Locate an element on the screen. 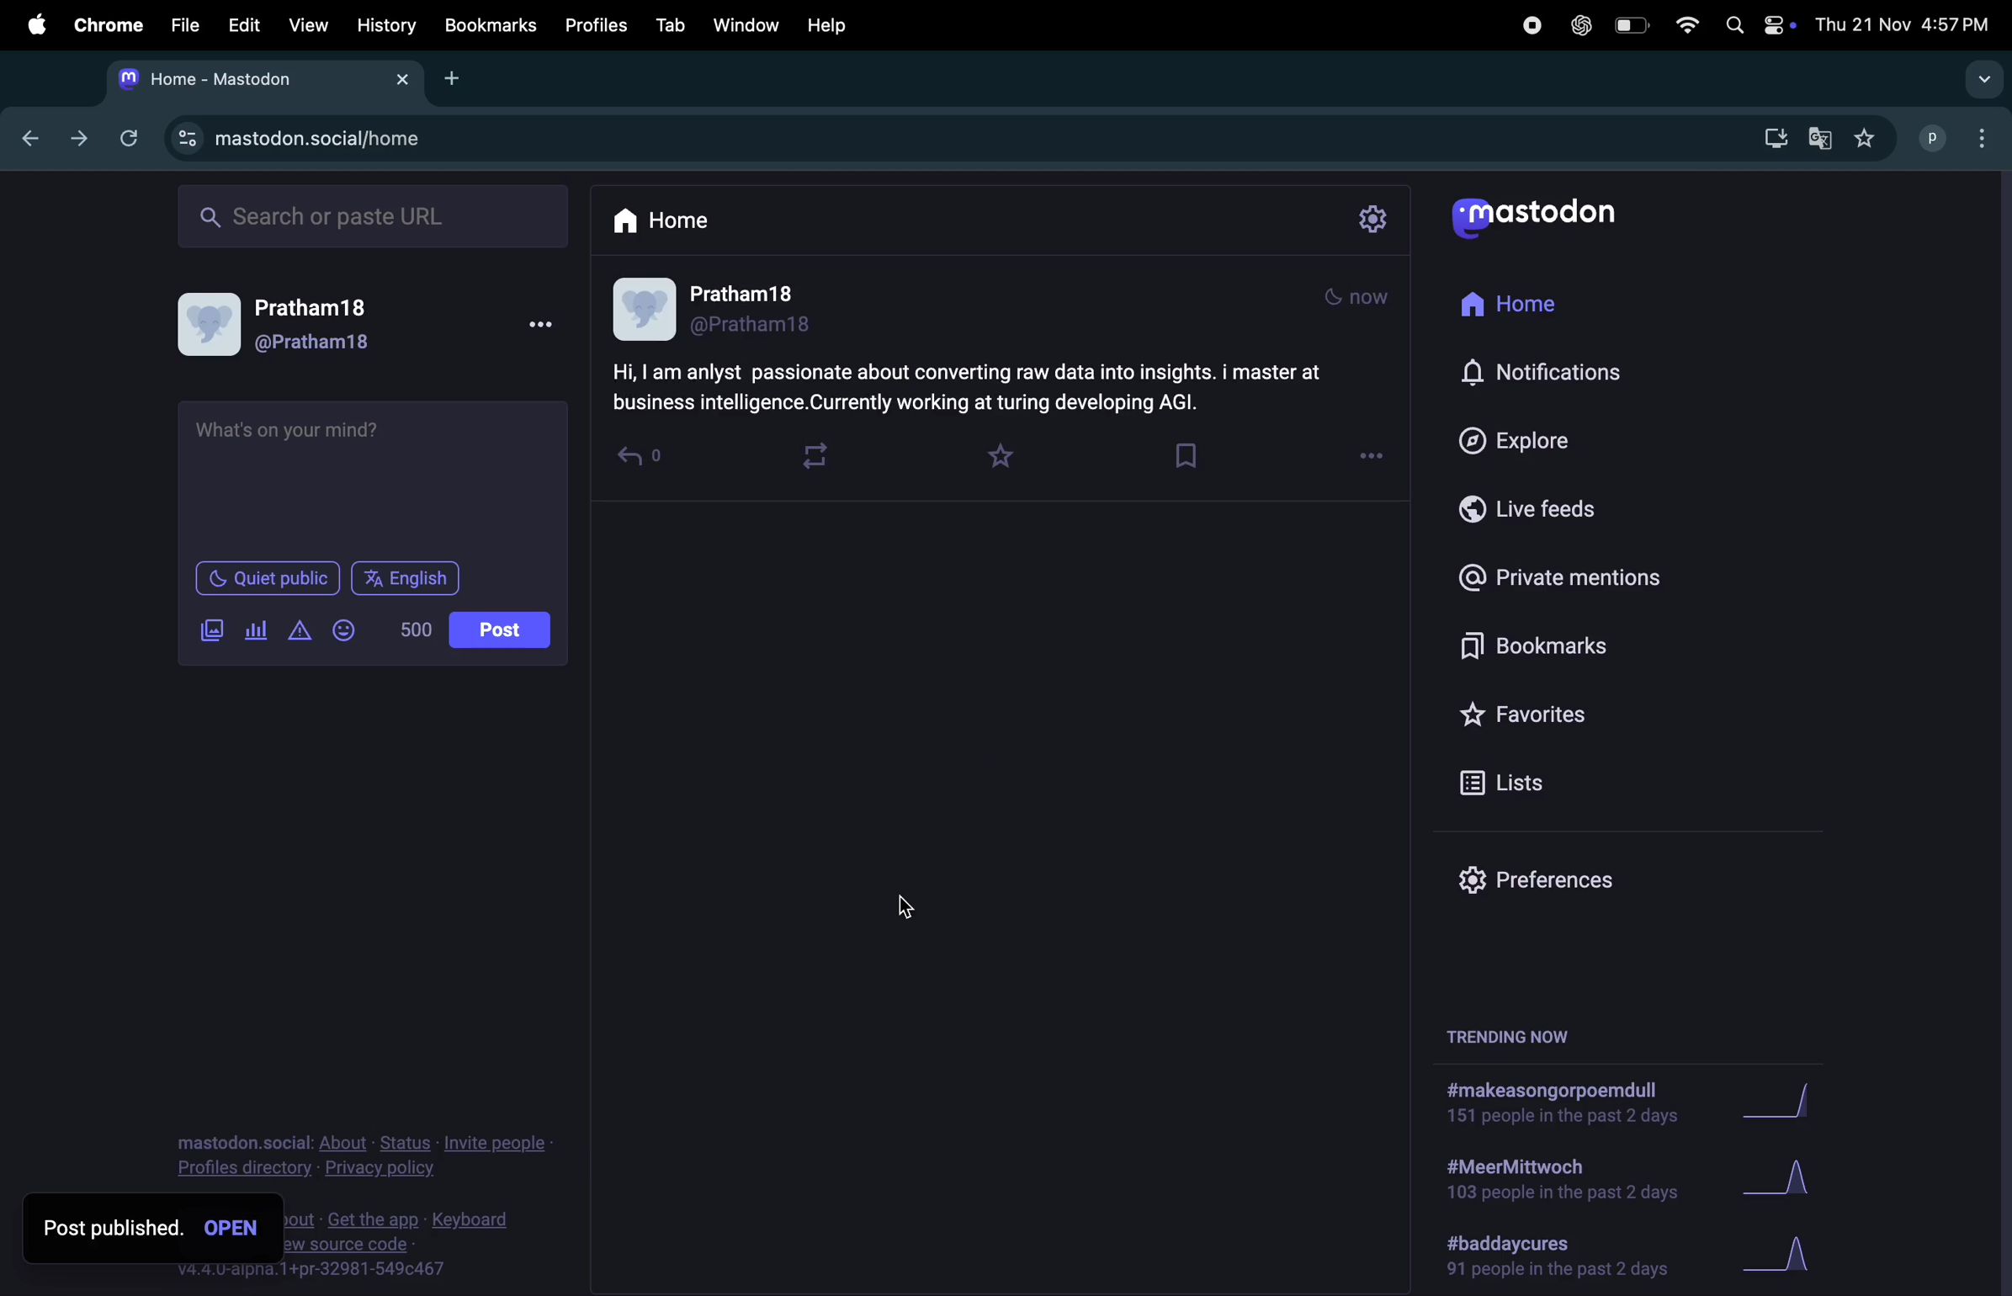 This screenshot has width=2012, height=1296. bookmarks is located at coordinates (491, 27).